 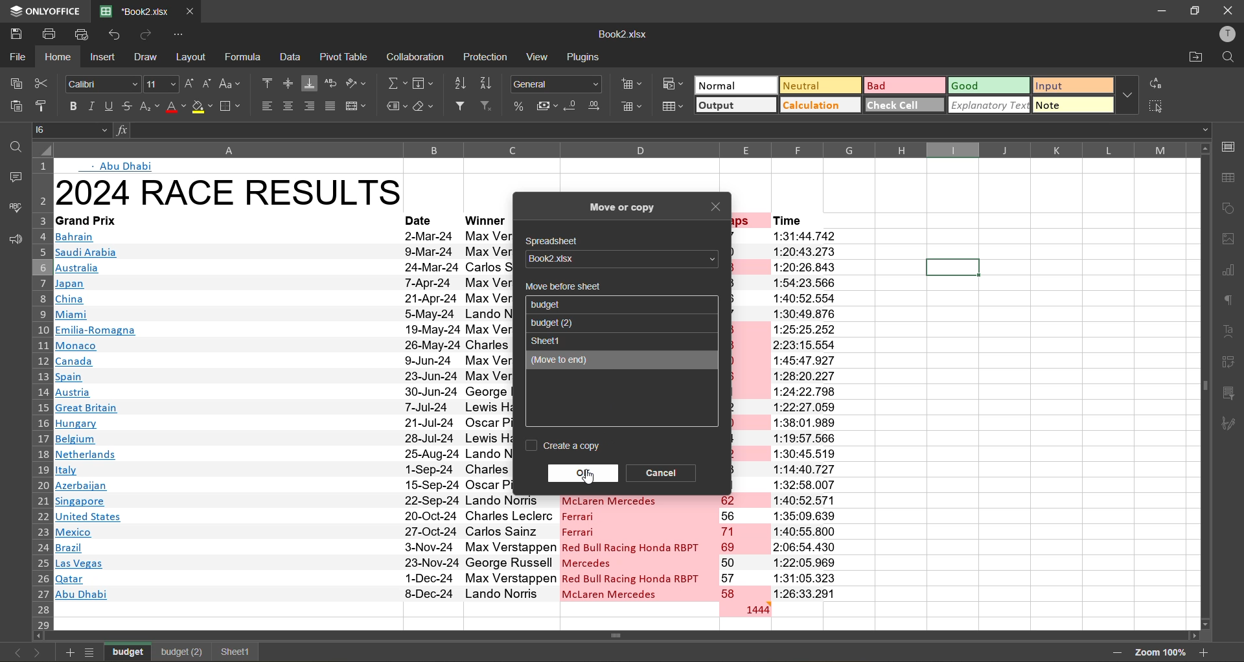 What do you see at coordinates (1228, 58) in the screenshot?
I see `find` at bounding box center [1228, 58].